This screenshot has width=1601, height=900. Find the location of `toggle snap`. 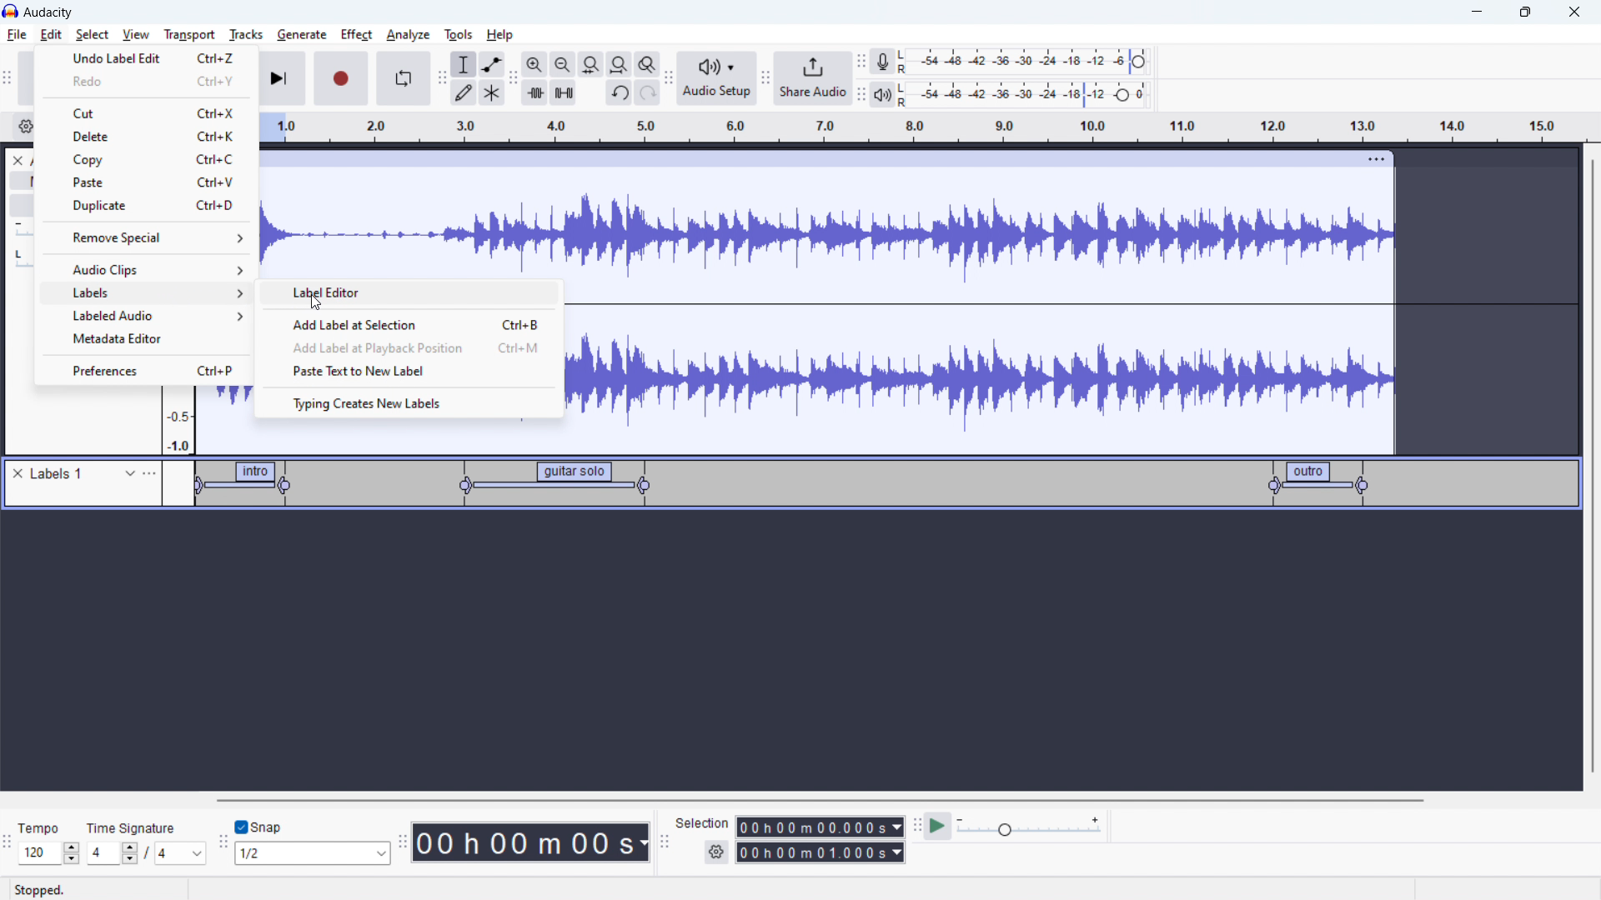

toggle snap is located at coordinates (259, 827).